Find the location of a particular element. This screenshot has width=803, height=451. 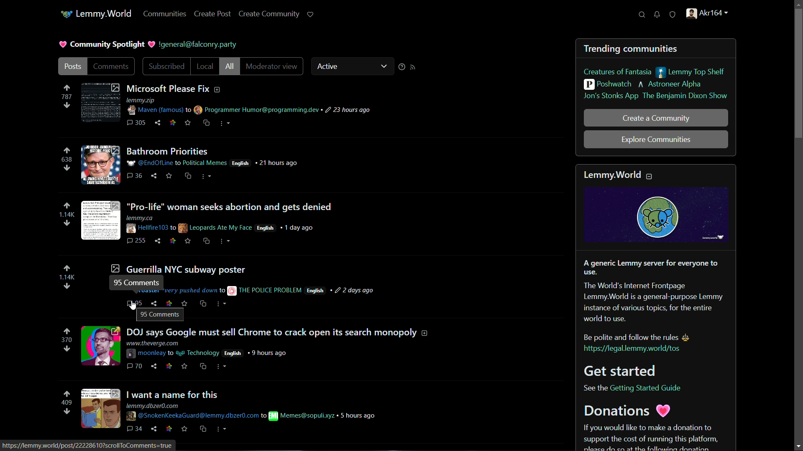

image is located at coordinates (656, 215).